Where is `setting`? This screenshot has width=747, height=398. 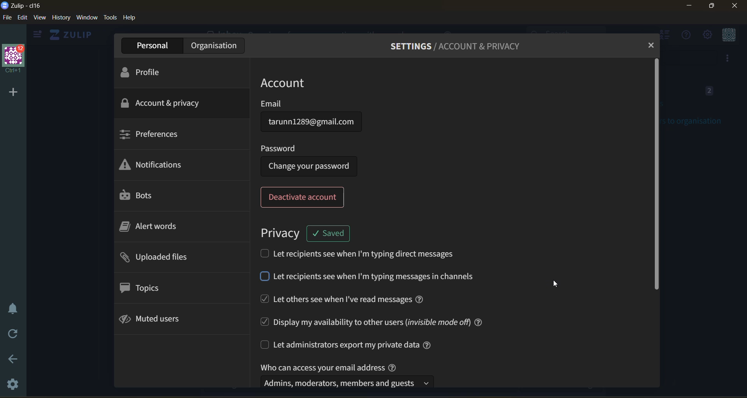 setting is located at coordinates (707, 36).